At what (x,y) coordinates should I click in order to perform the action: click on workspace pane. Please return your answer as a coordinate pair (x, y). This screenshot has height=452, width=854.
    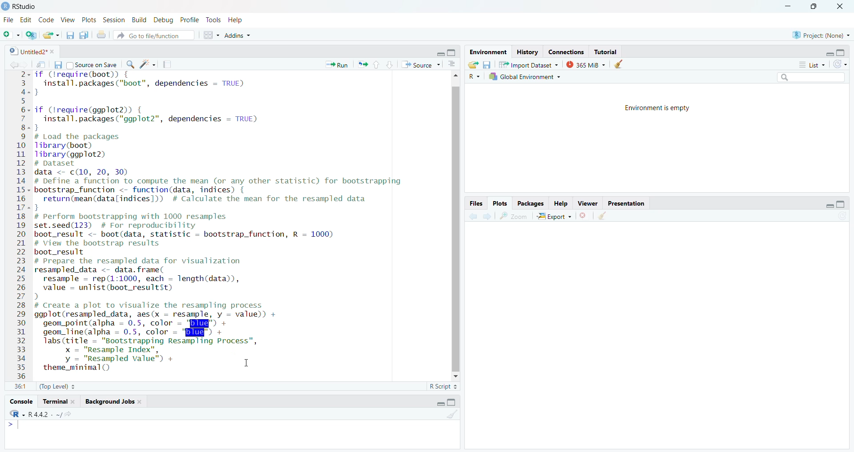
    Looking at the image, I should click on (212, 34).